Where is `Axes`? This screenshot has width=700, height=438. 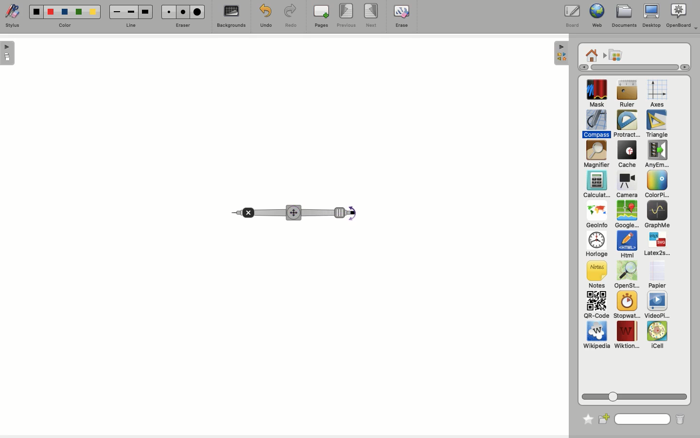 Axes is located at coordinates (657, 94).